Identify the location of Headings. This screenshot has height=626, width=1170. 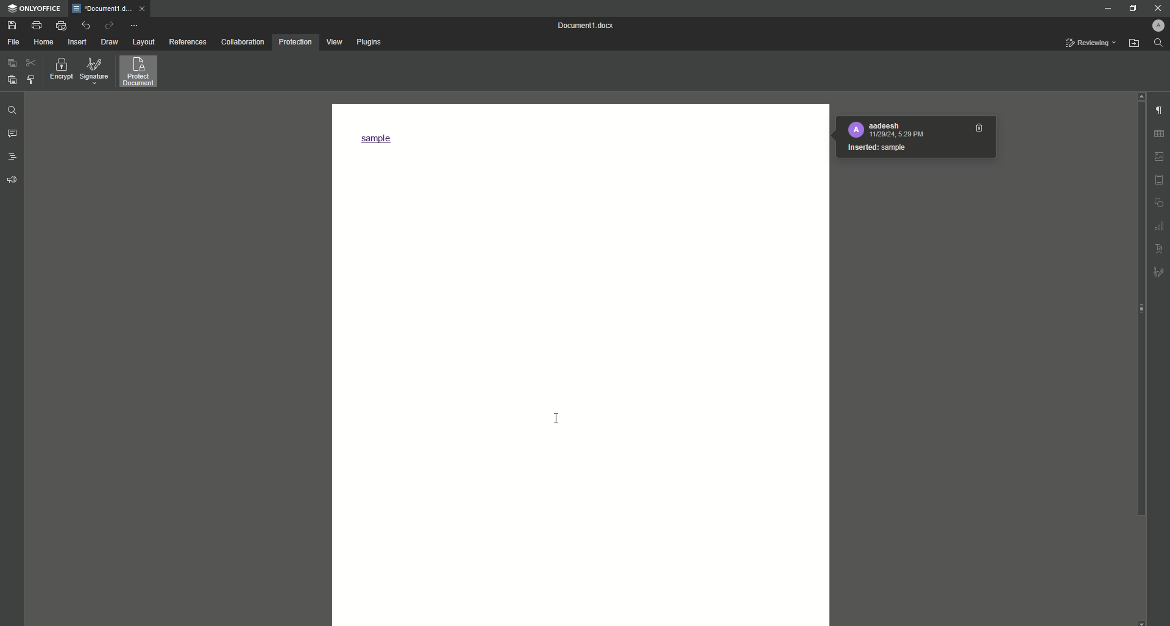
(13, 155).